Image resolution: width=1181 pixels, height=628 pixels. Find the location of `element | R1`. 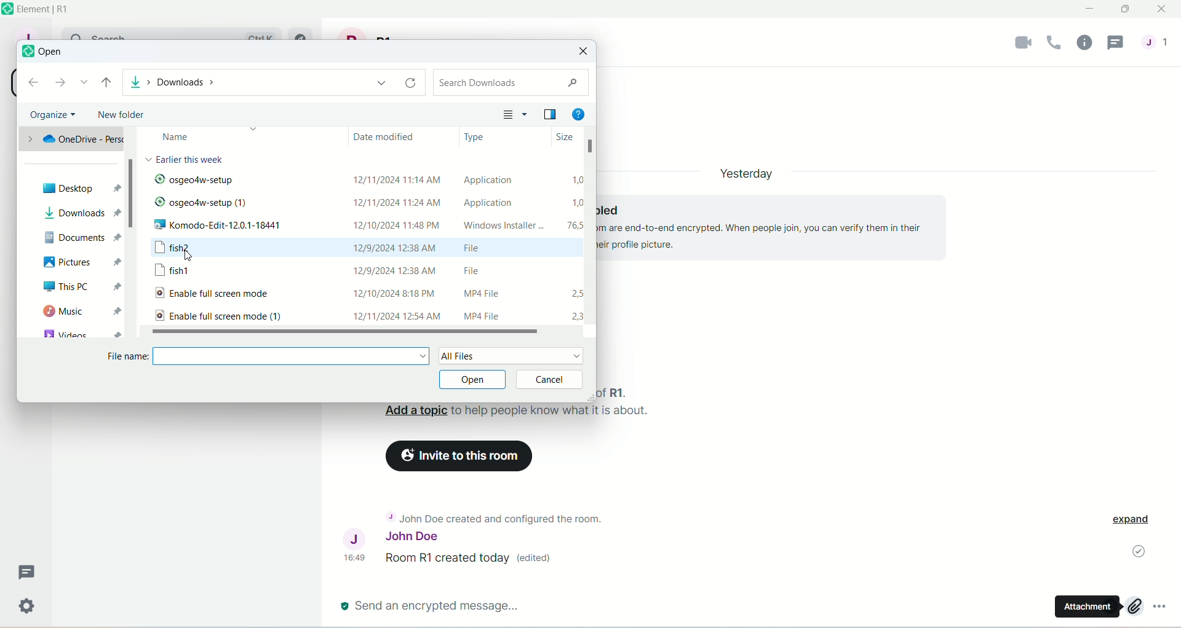

element | R1 is located at coordinates (55, 10).